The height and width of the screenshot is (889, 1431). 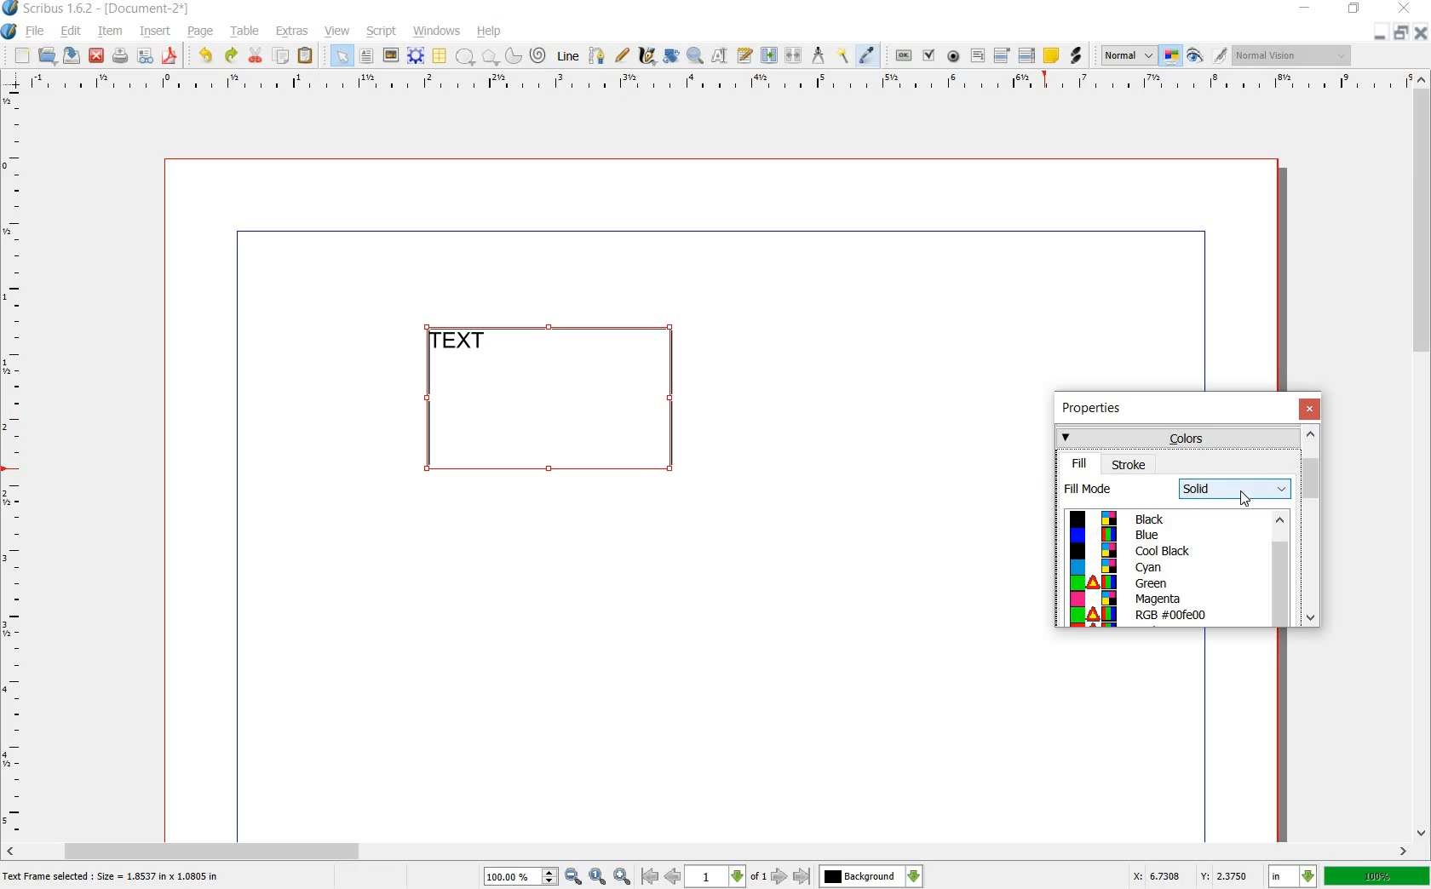 What do you see at coordinates (904, 54) in the screenshot?
I see `pdf push button` at bounding box center [904, 54].